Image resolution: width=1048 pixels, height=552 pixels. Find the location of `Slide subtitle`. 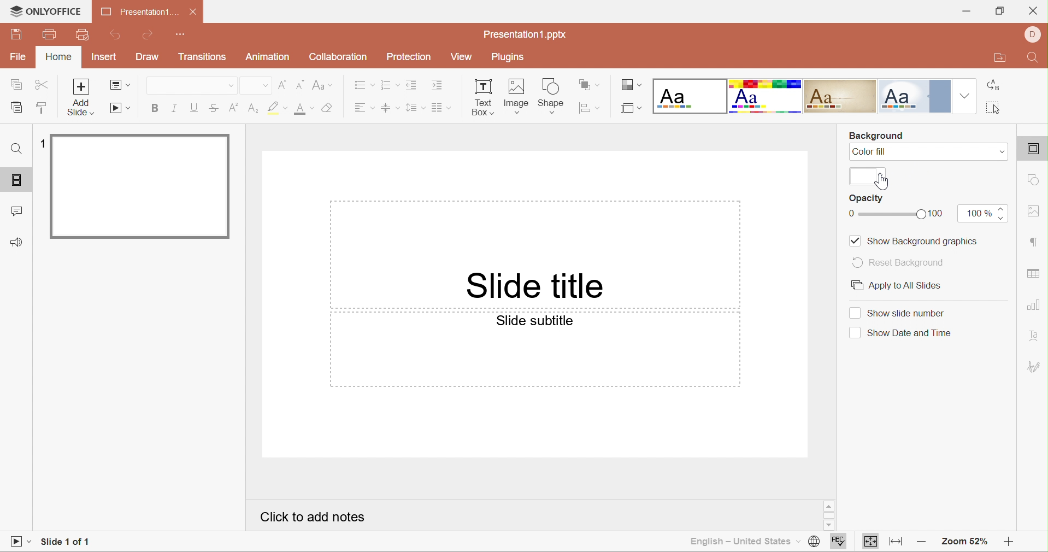

Slide subtitle is located at coordinates (534, 321).